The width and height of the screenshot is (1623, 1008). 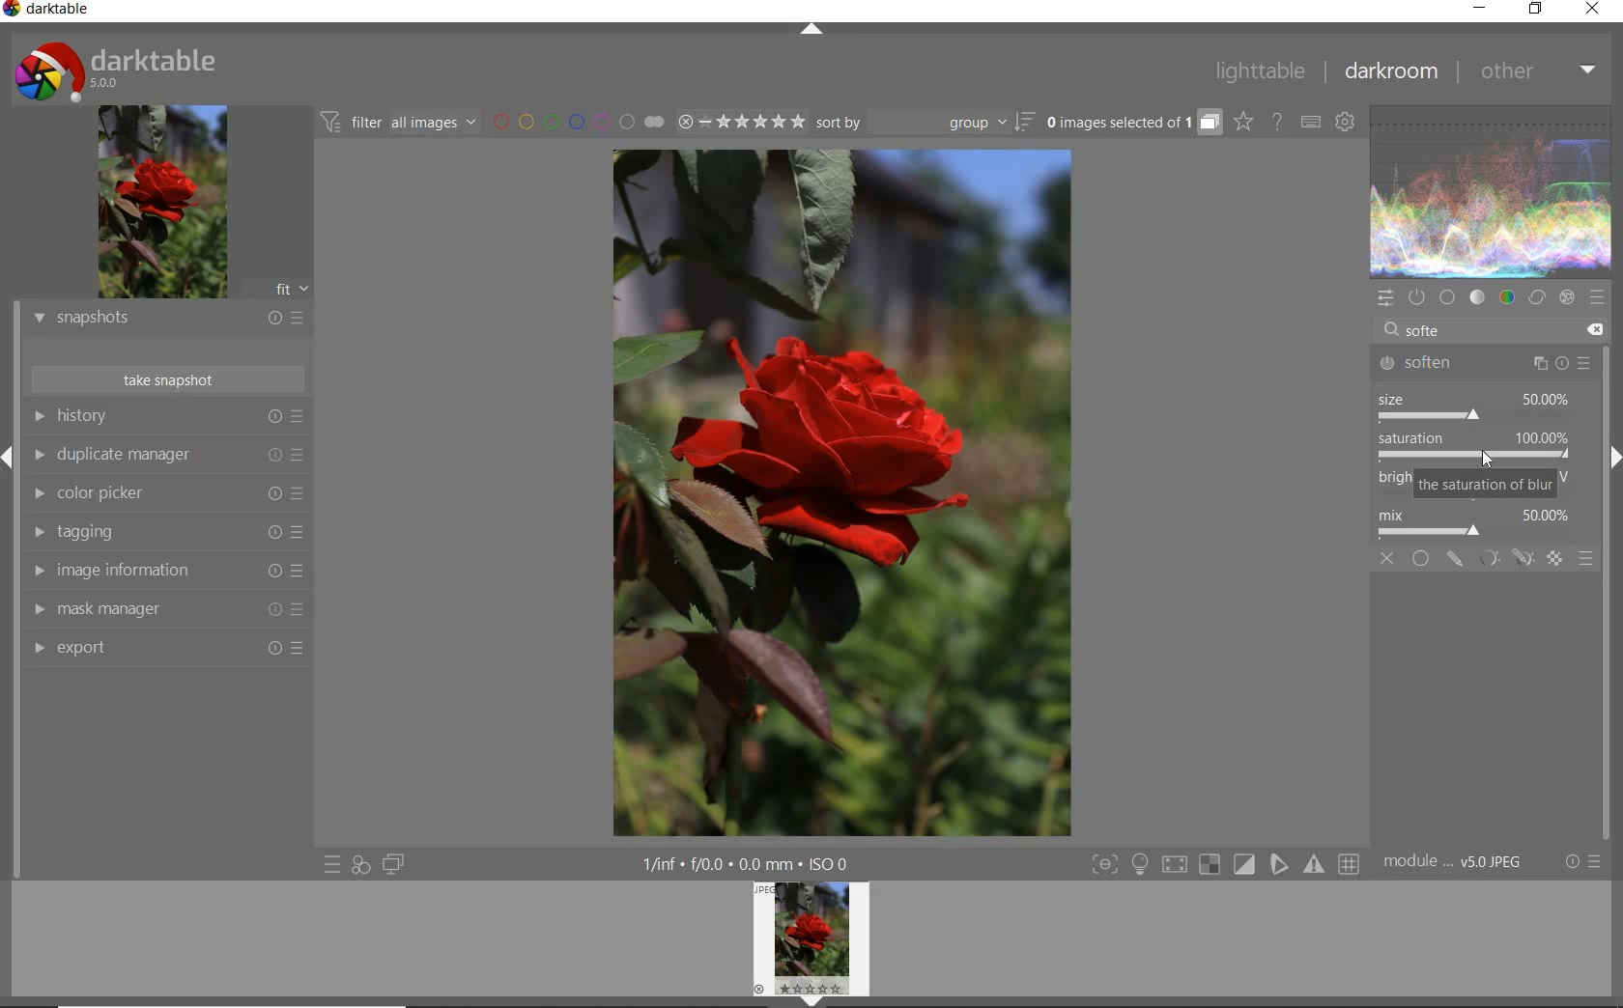 What do you see at coordinates (1484, 459) in the screenshot?
I see `Cursor` at bounding box center [1484, 459].